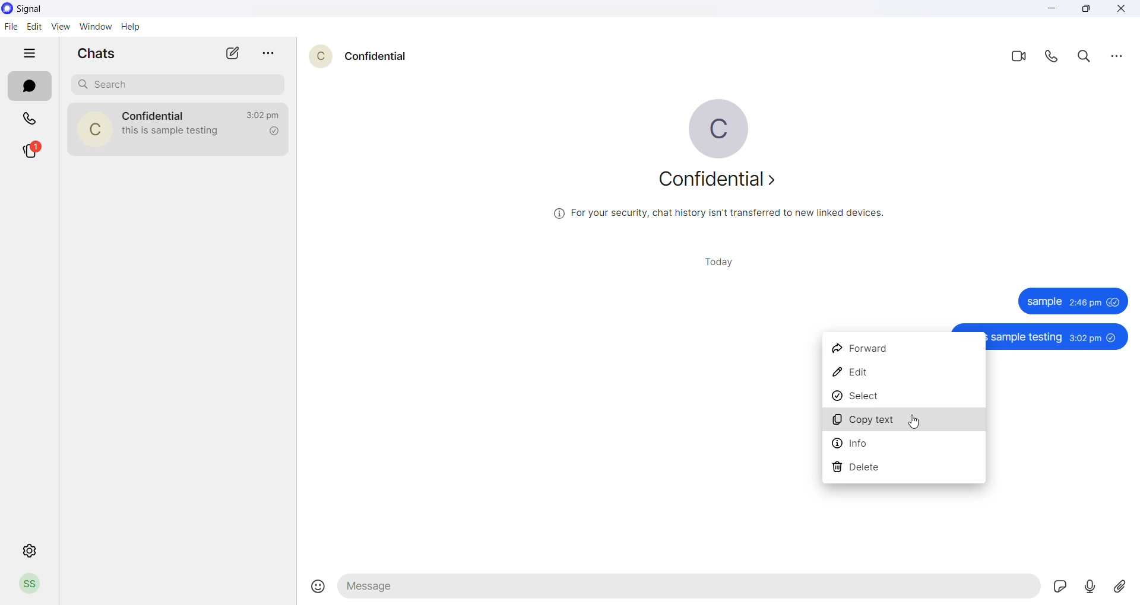 The width and height of the screenshot is (1140, 605). What do you see at coordinates (28, 87) in the screenshot?
I see `chats` at bounding box center [28, 87].